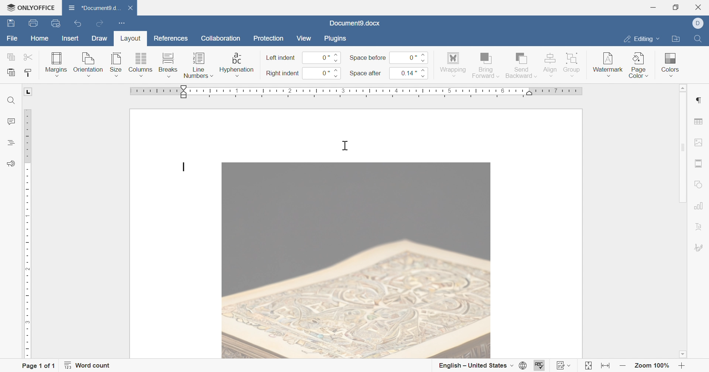 This screenshot has height=372, width=709. What do you see at coordinates (134, 8) in the screenshot?
I see `close` at bounding box center [134, 8].